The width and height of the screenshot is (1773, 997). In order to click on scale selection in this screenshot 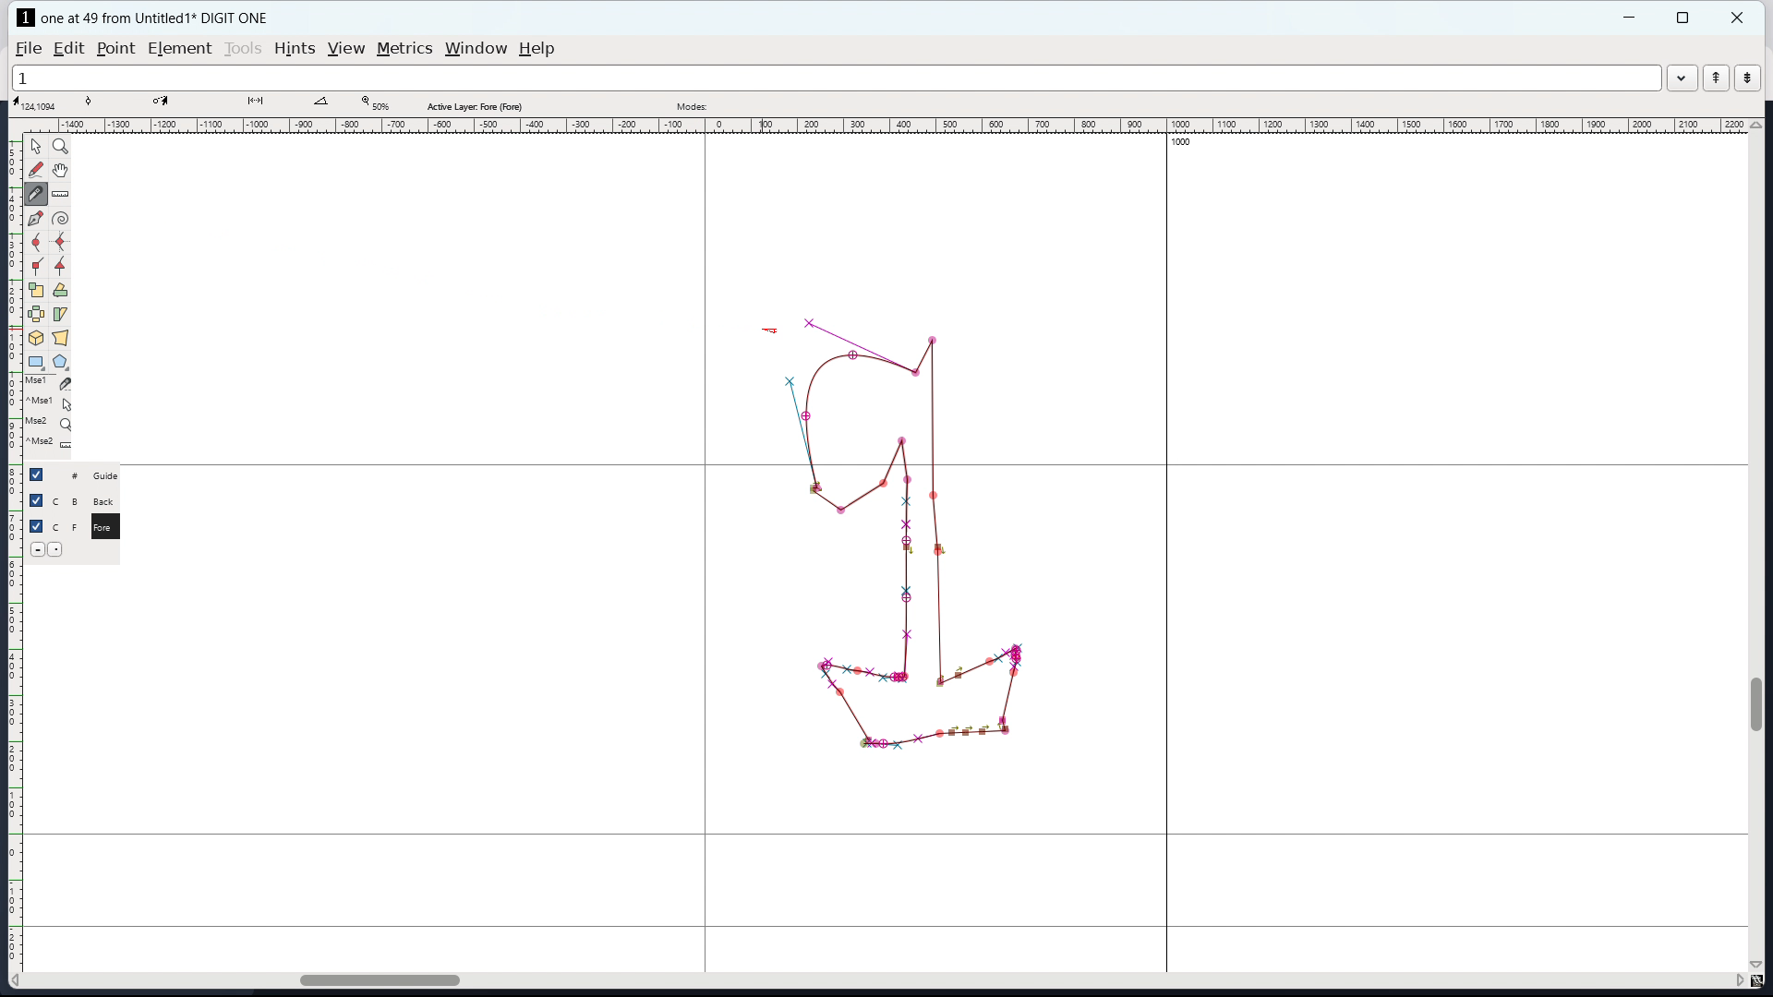, I will do `click(35, 290)`.